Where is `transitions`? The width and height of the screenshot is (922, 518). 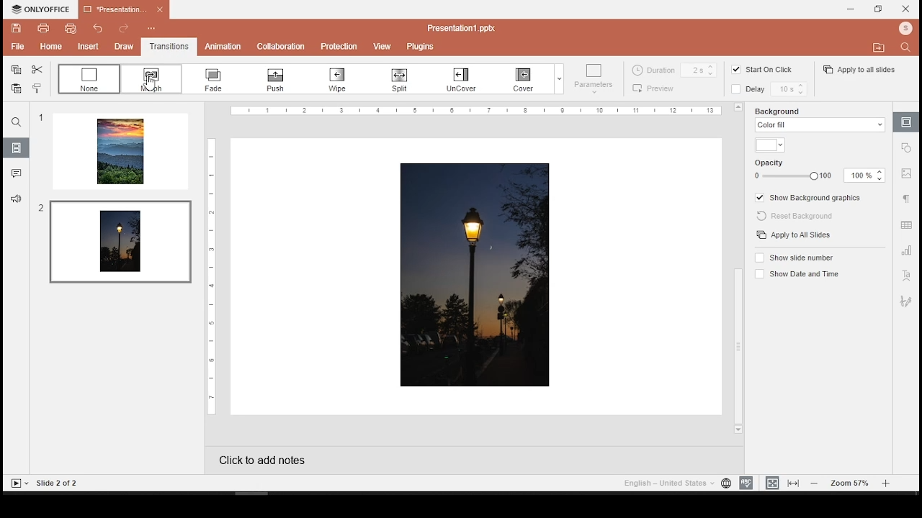 transitions is located at coordinates (167, 46).